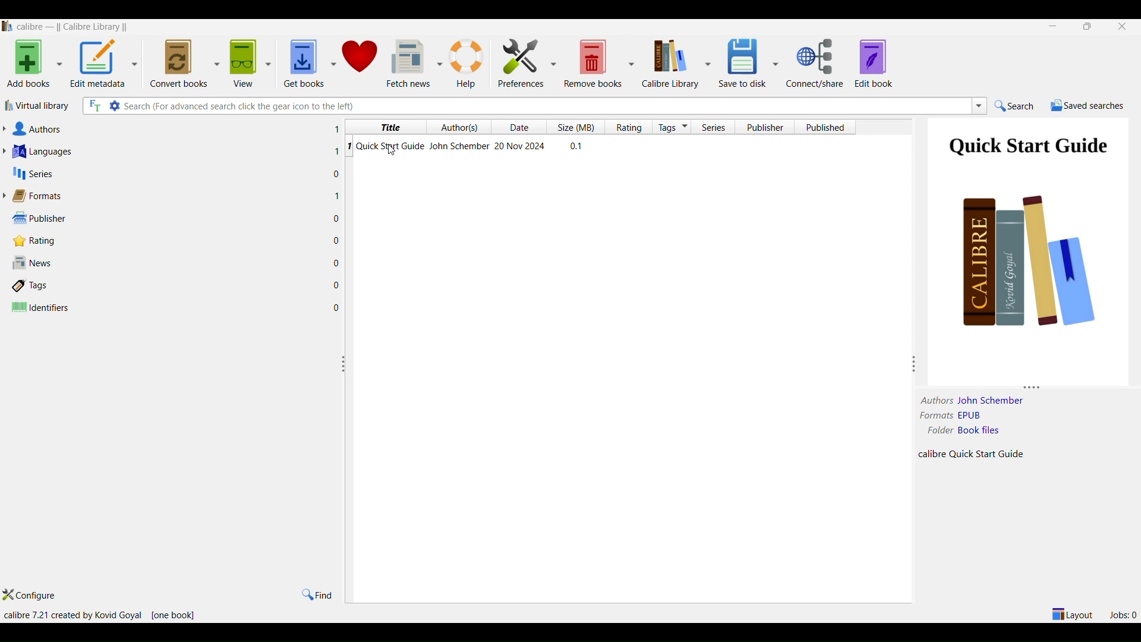 The width and height of the screenshot is (1141, 642). I want to click on calibre library, so click(669, 64).